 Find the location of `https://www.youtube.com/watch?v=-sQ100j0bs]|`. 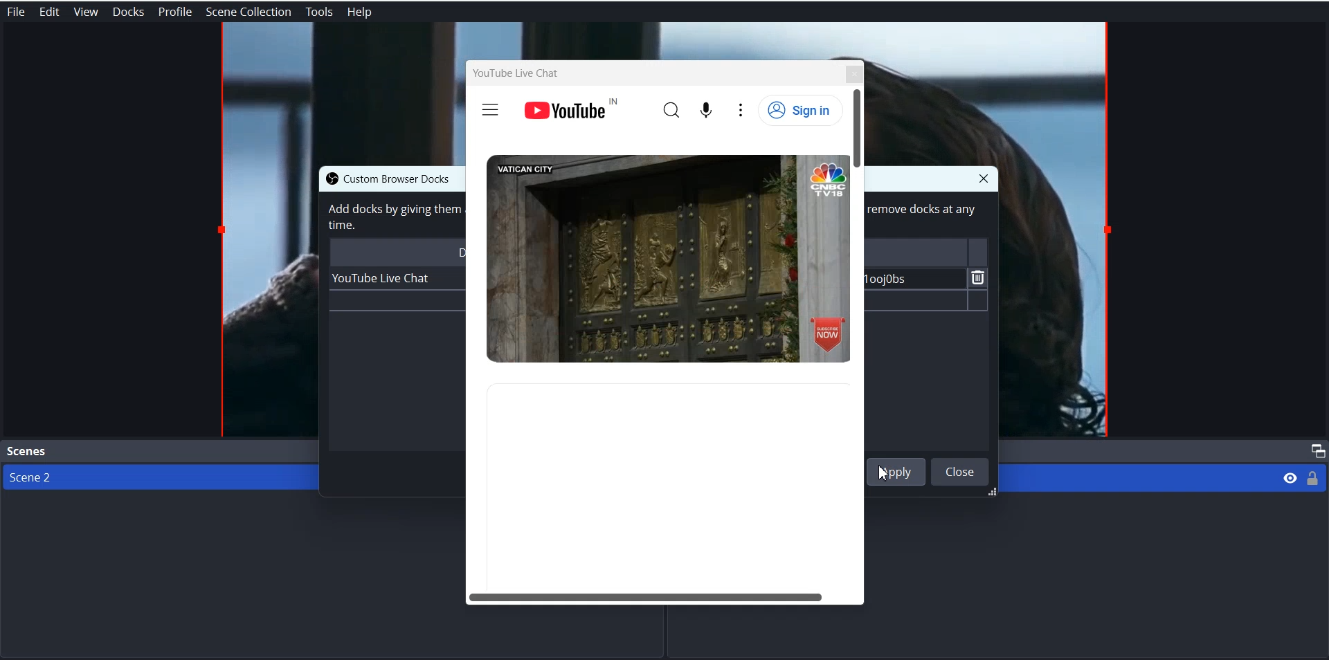

https://www.youtube.com/watch?v=-sQ100j0bs]| is located at coordinates (912, 278).